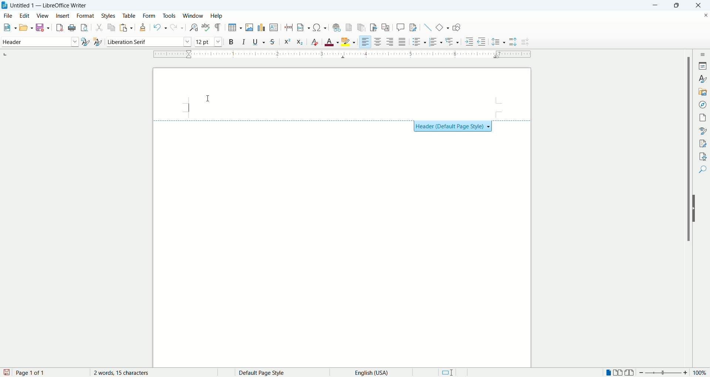  Describe the element at coordinates (98, 43) in the screenshot. I see `new style` at that location.